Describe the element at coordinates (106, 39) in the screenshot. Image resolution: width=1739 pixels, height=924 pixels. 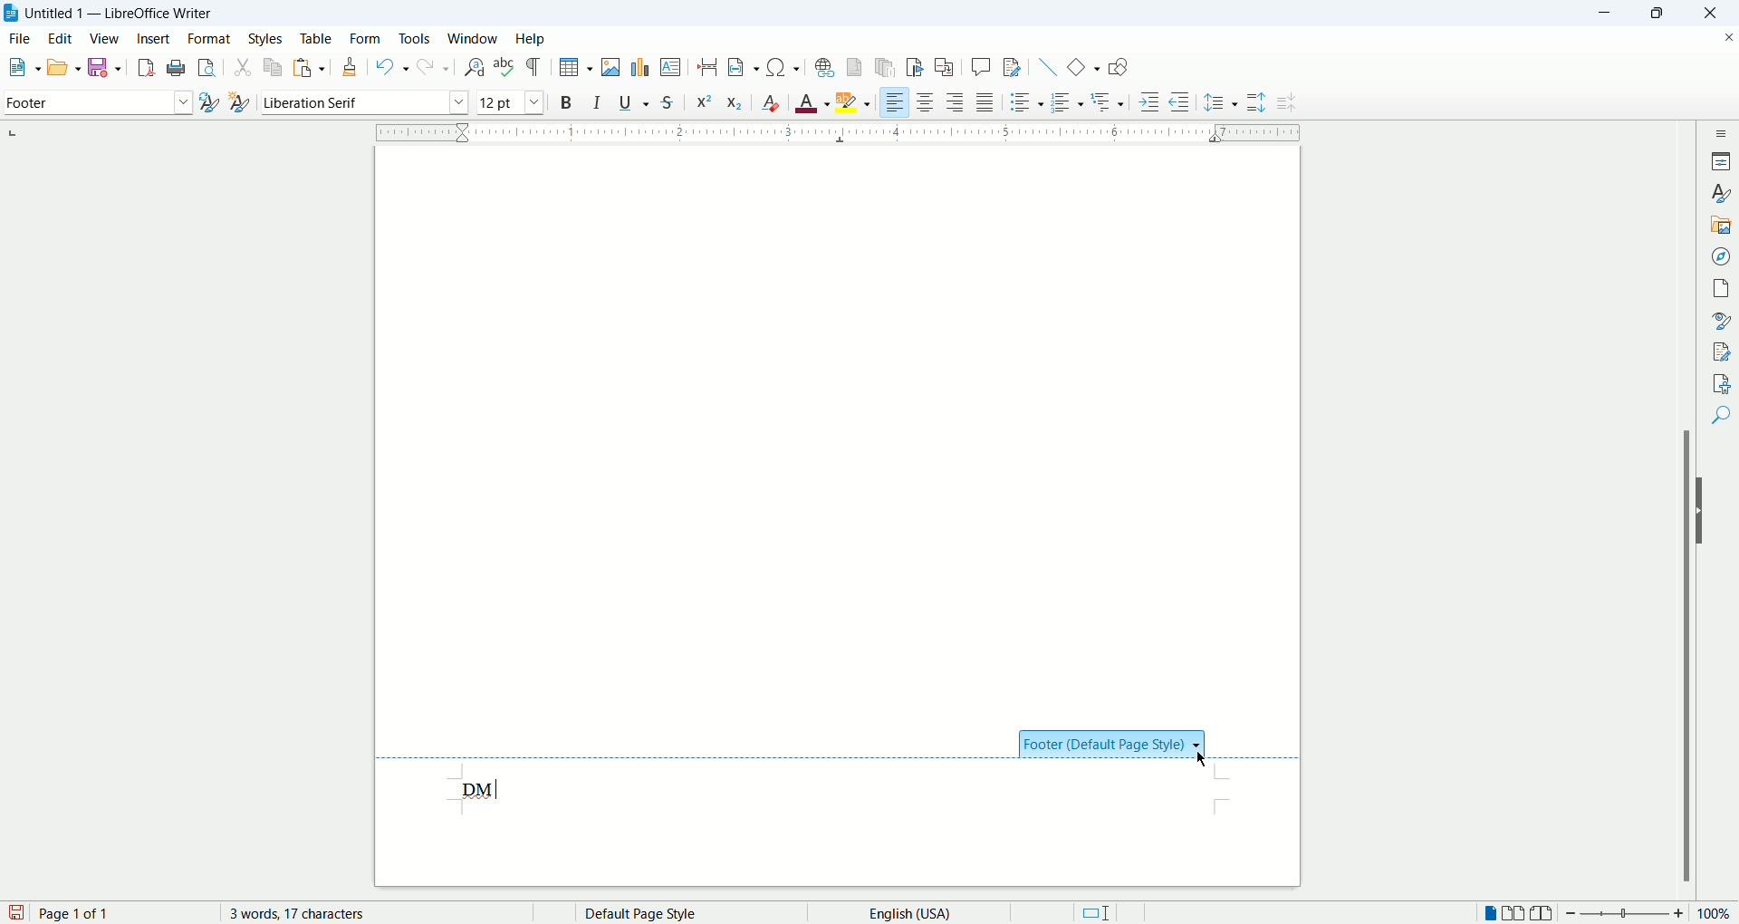
I see `view` at that location.